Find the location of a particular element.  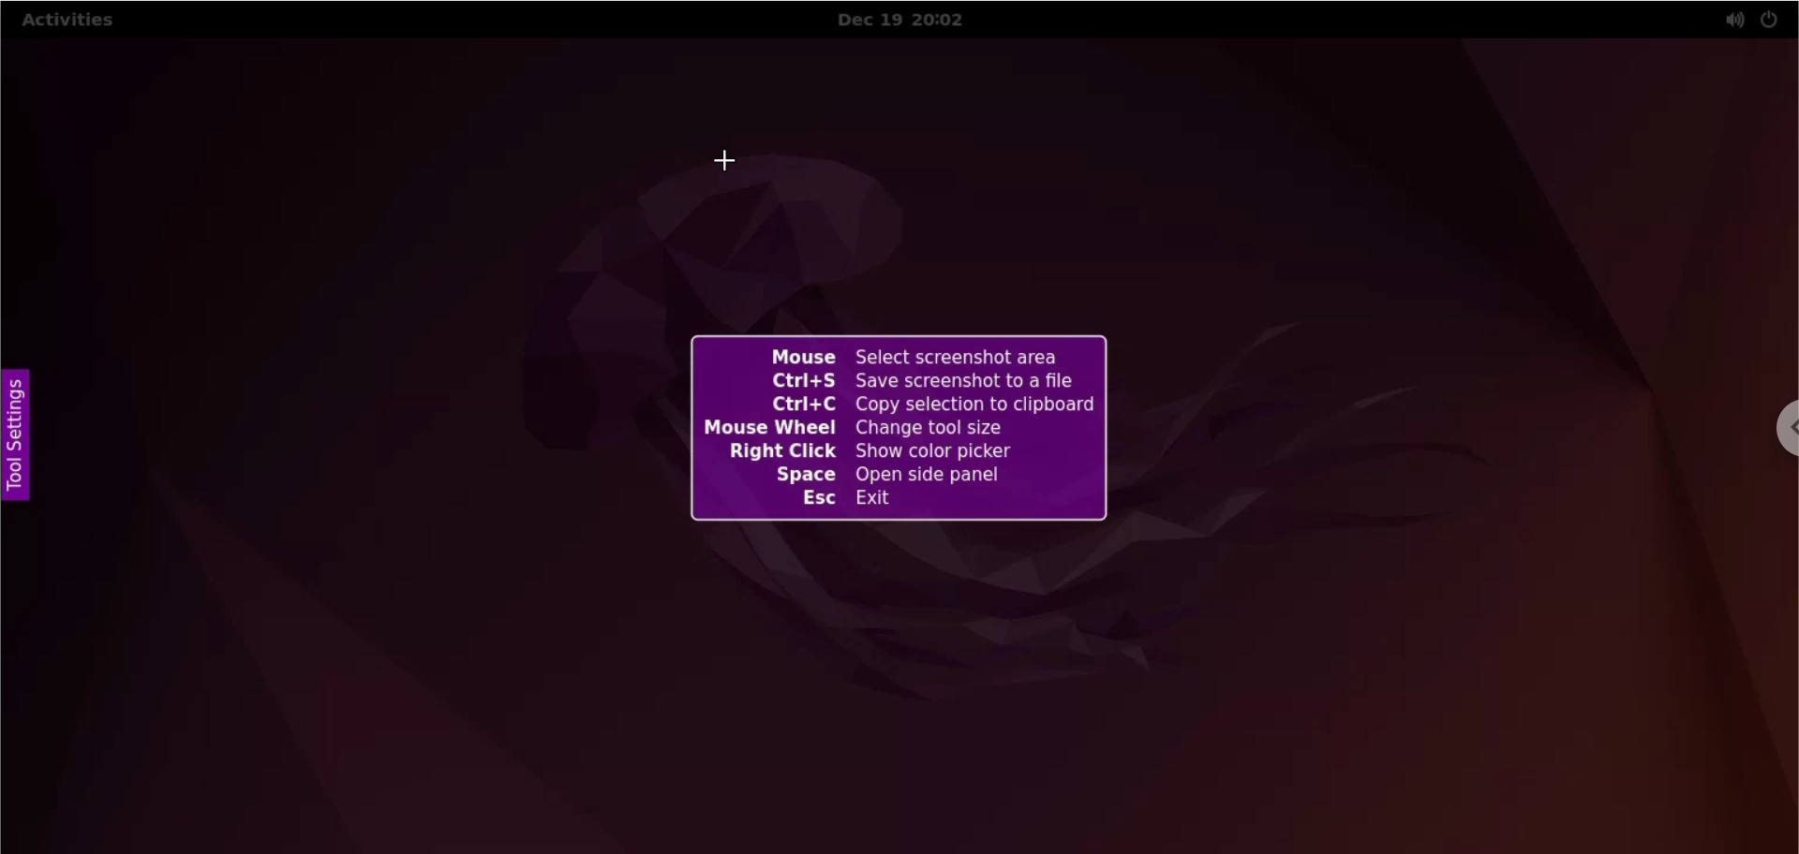

tool settings is located at coordinates (23, 431).